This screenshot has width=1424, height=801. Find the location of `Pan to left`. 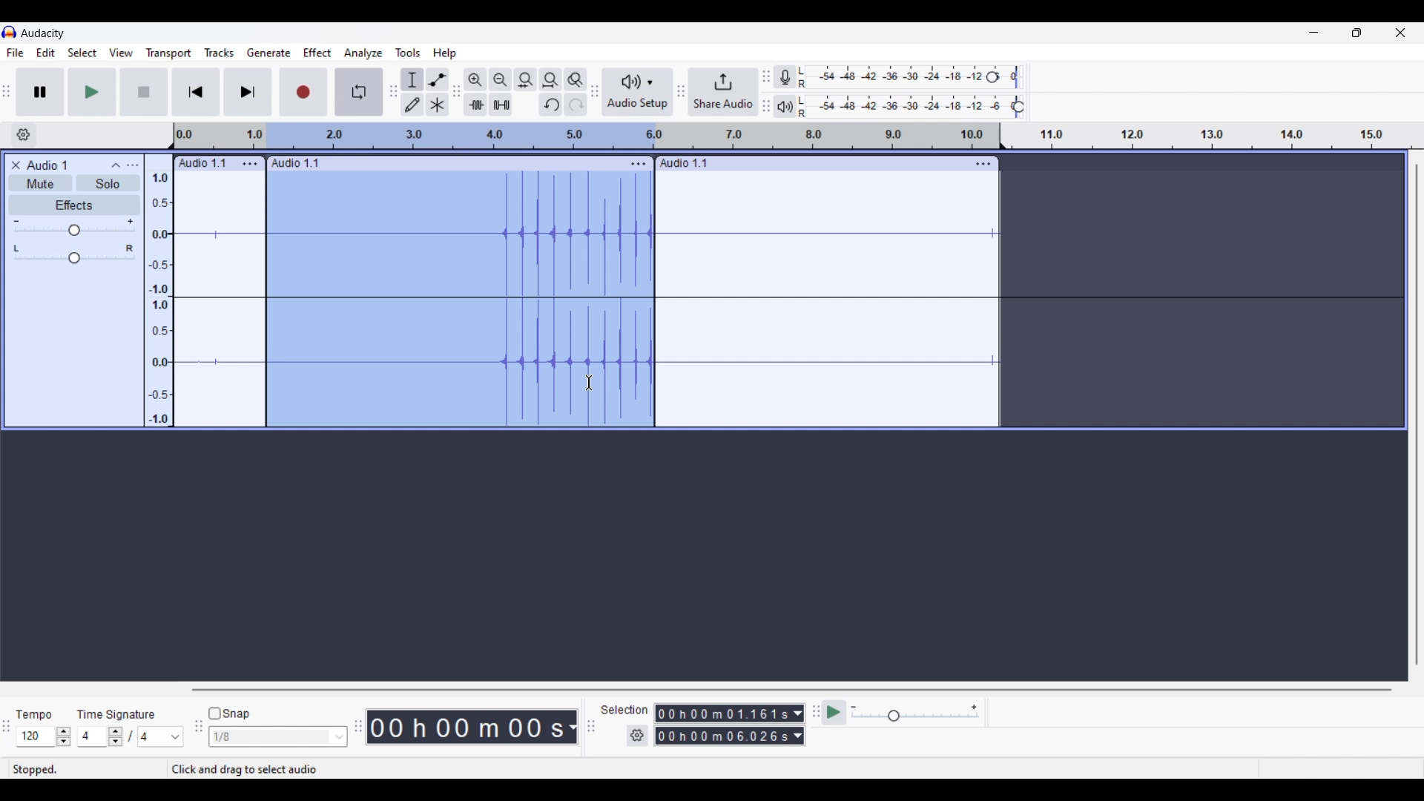

Pan to left is located at coordinates (16, 248).